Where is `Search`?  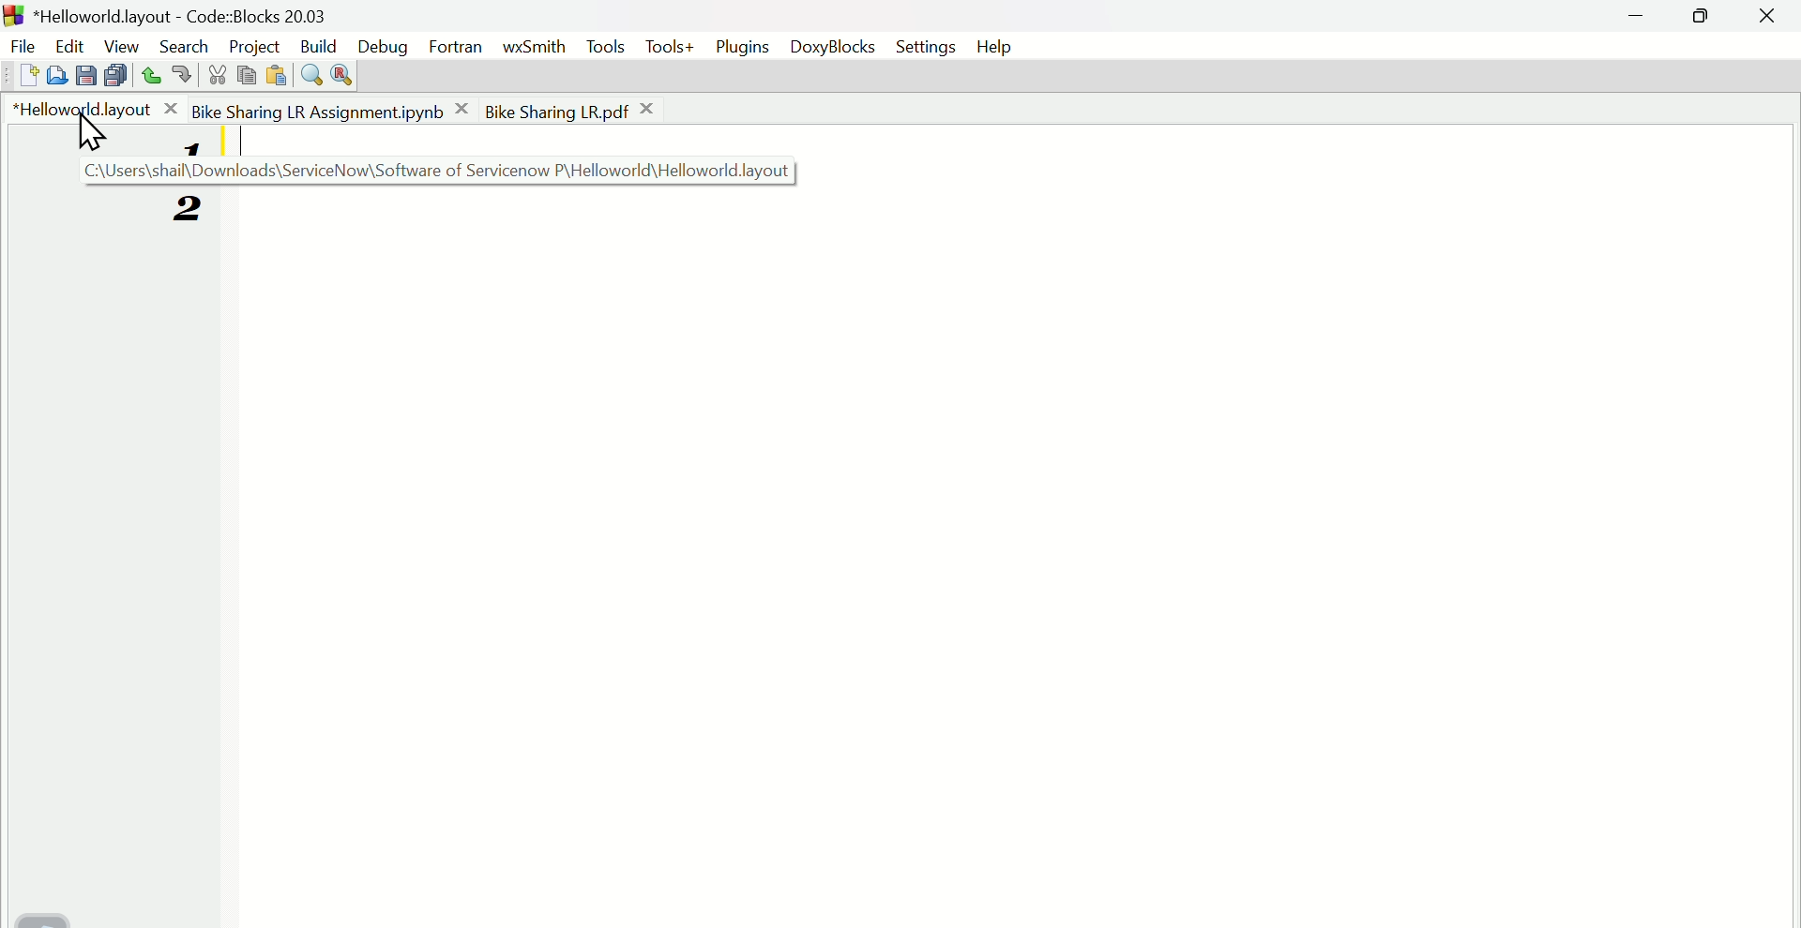
Search is located at coordinates (183, 45).